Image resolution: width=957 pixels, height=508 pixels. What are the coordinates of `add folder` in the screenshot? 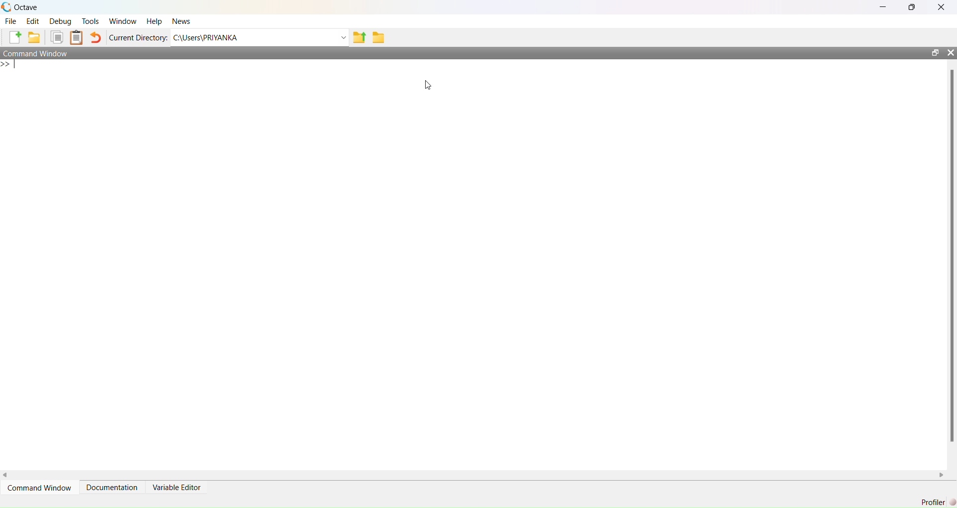 It's located at (35, 37).